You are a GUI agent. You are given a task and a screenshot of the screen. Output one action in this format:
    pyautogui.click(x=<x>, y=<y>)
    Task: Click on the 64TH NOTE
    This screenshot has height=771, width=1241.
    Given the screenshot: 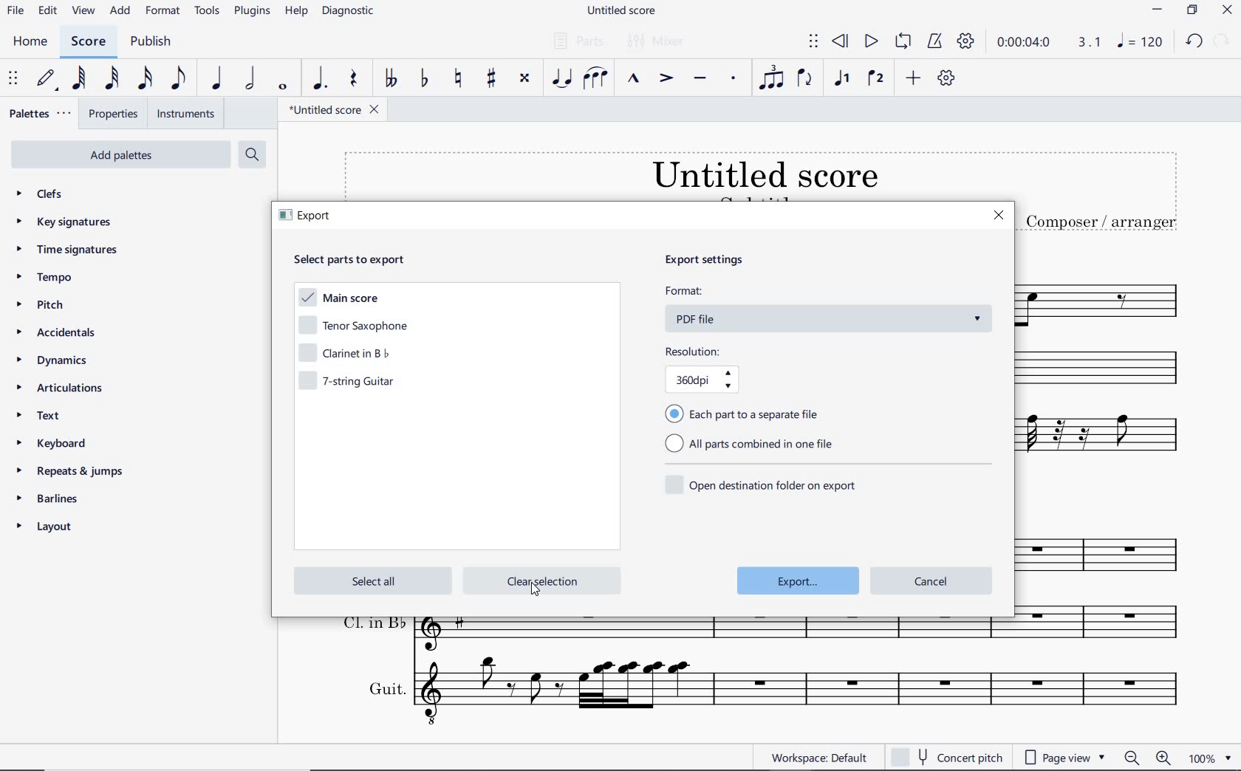 What is the action you would take?
    pyautogui.click(x=79, y=80)
    